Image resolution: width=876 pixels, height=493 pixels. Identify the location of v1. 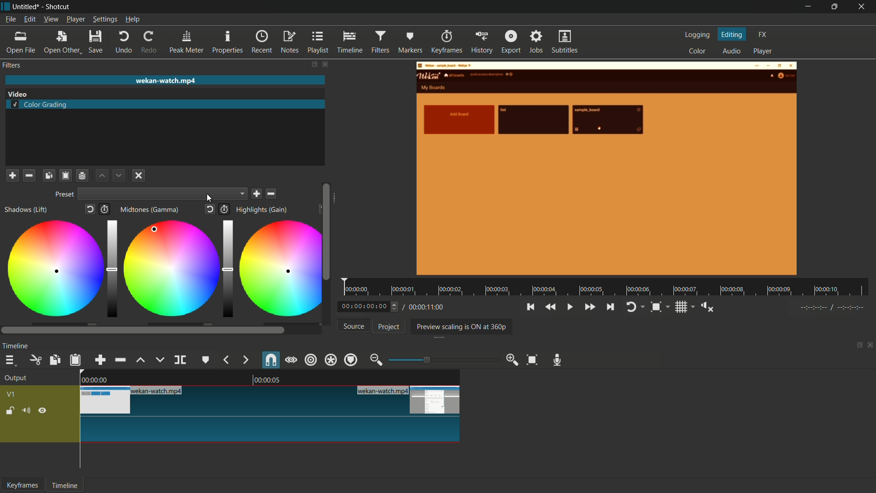
(11, 394).